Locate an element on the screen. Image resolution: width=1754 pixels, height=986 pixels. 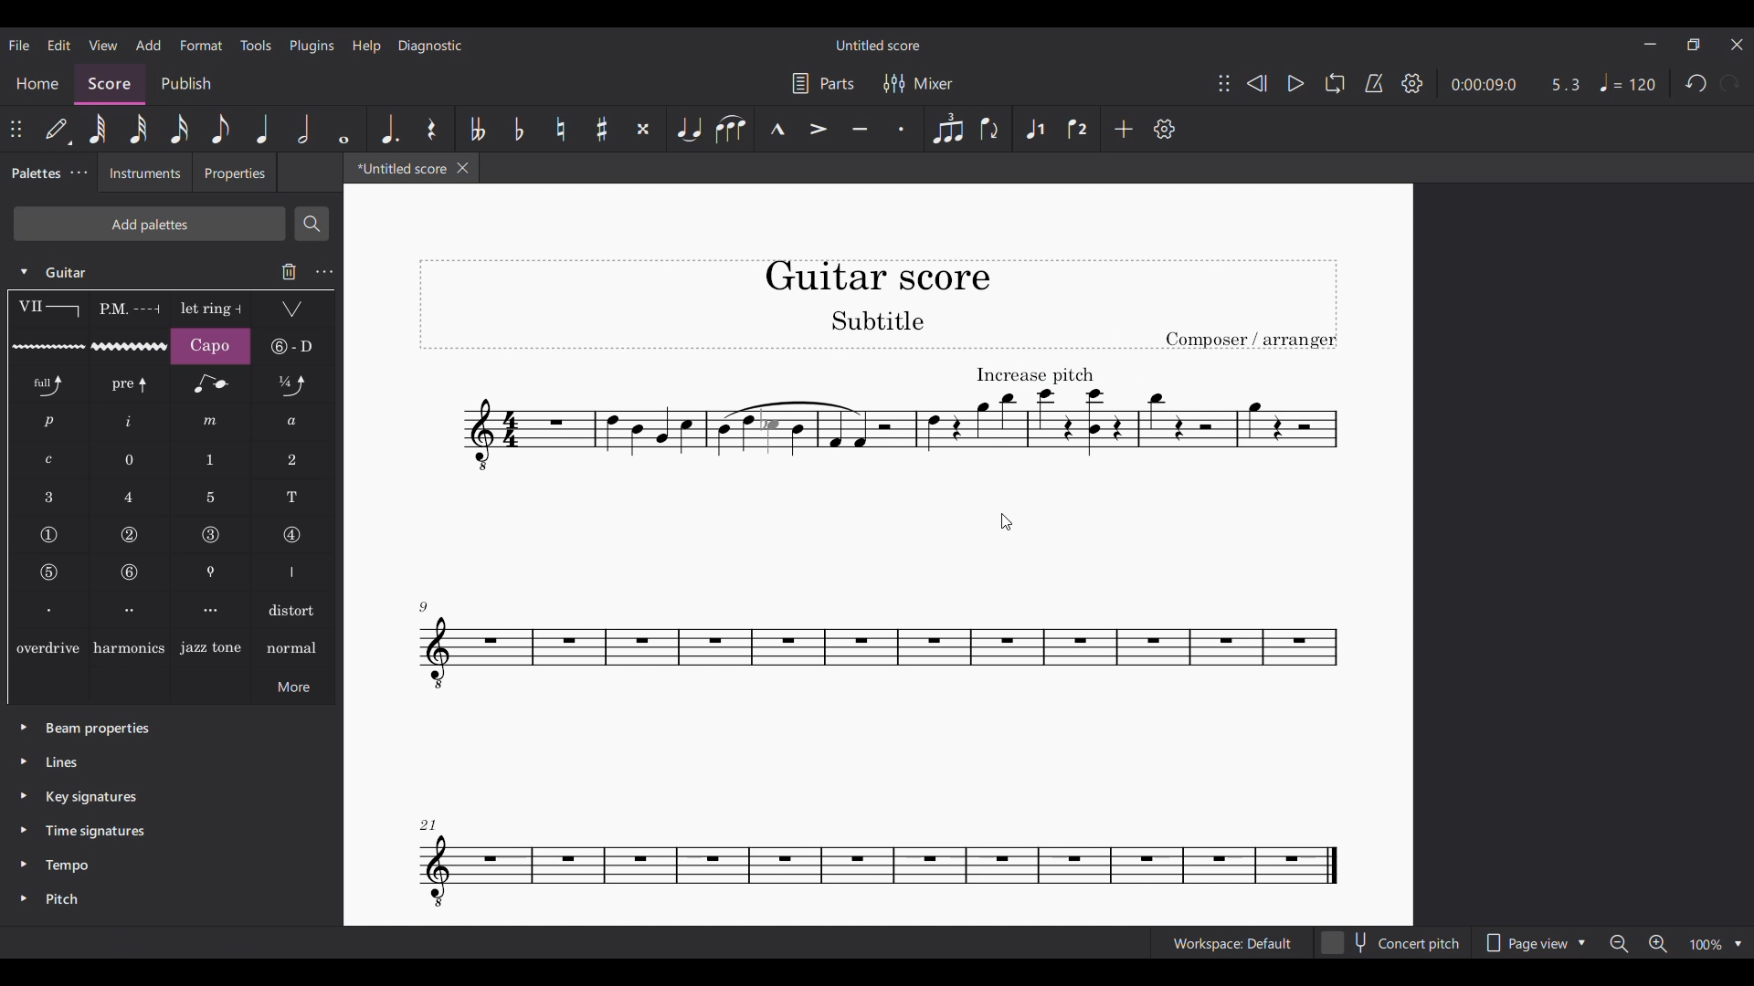
Click to expand beam properties is located at coordinates (24, 727).